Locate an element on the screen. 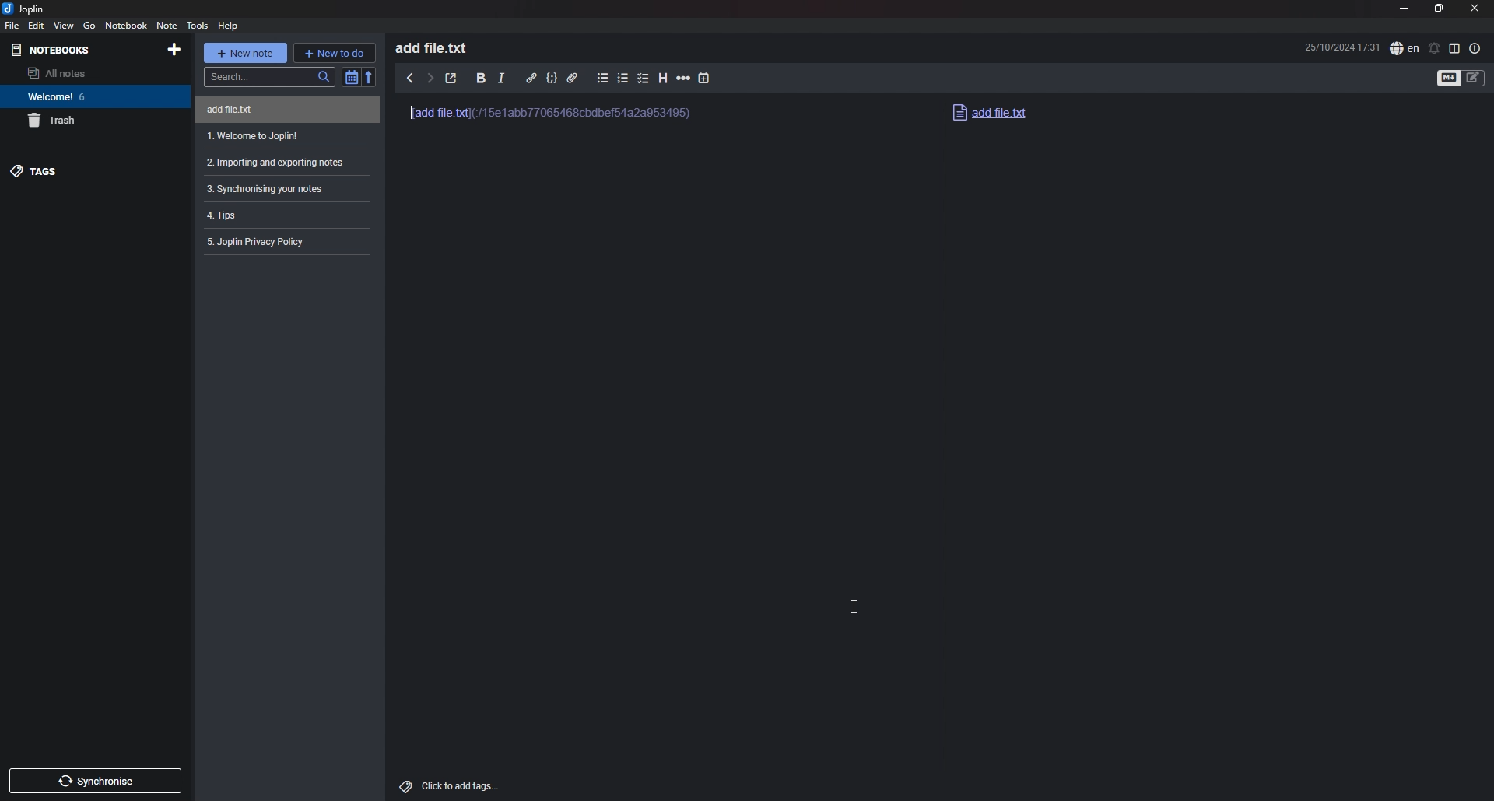 This screenshot has height=801, width=1494. bullet list is located at coordinates (604, 78).